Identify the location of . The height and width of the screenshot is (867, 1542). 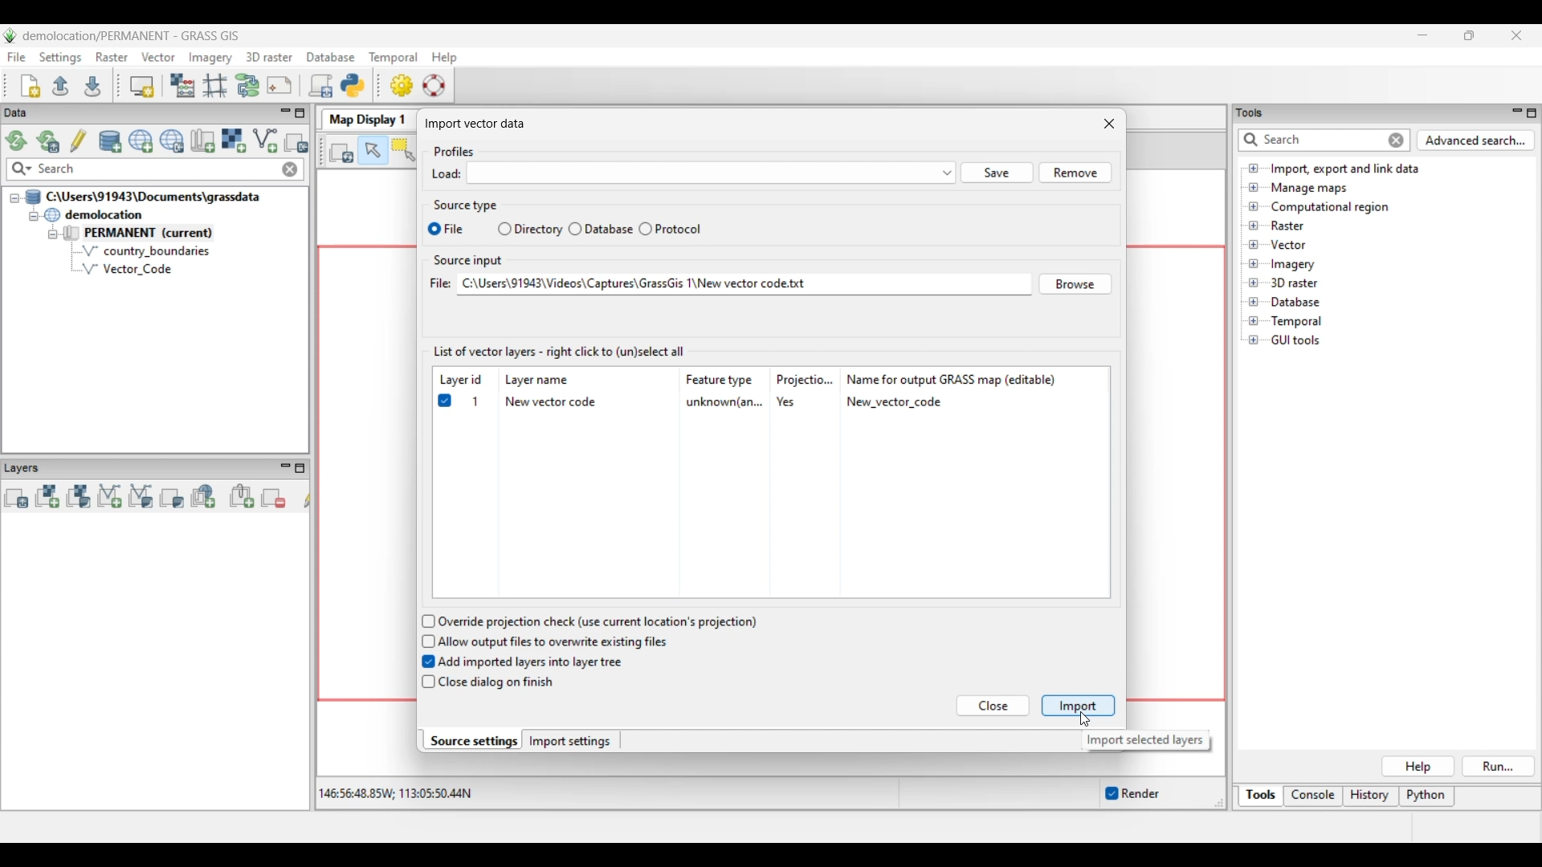
(1075, 174).